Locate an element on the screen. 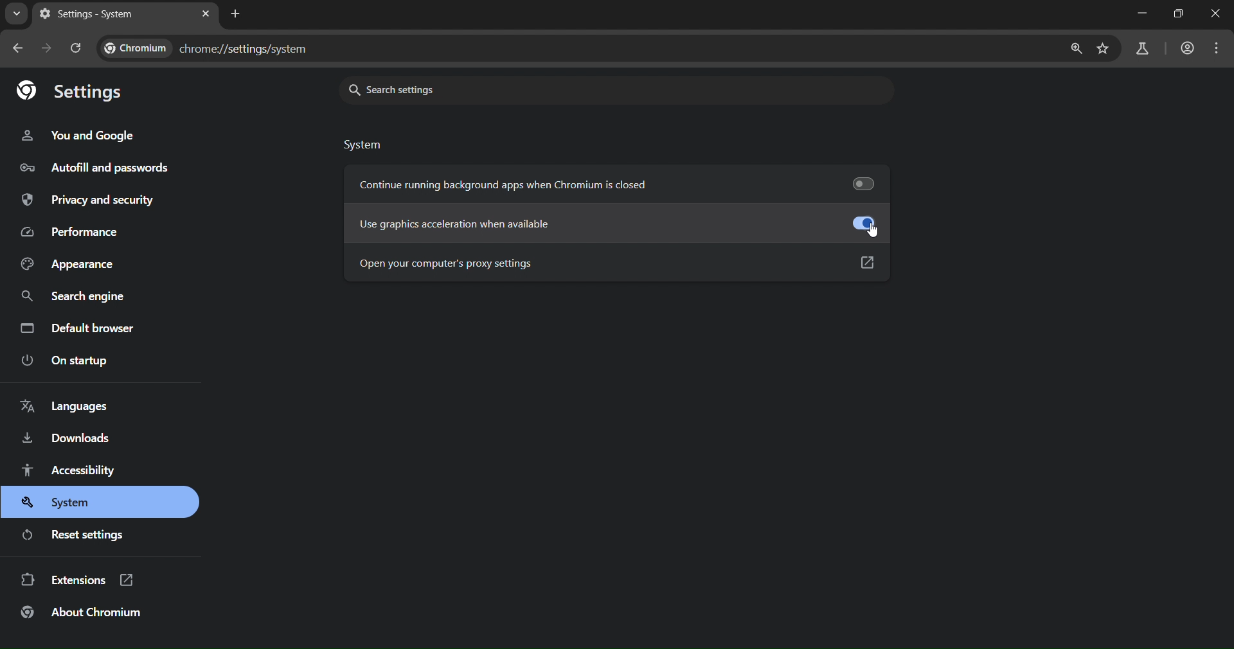  settings - system is located at coordinates (96, 15).